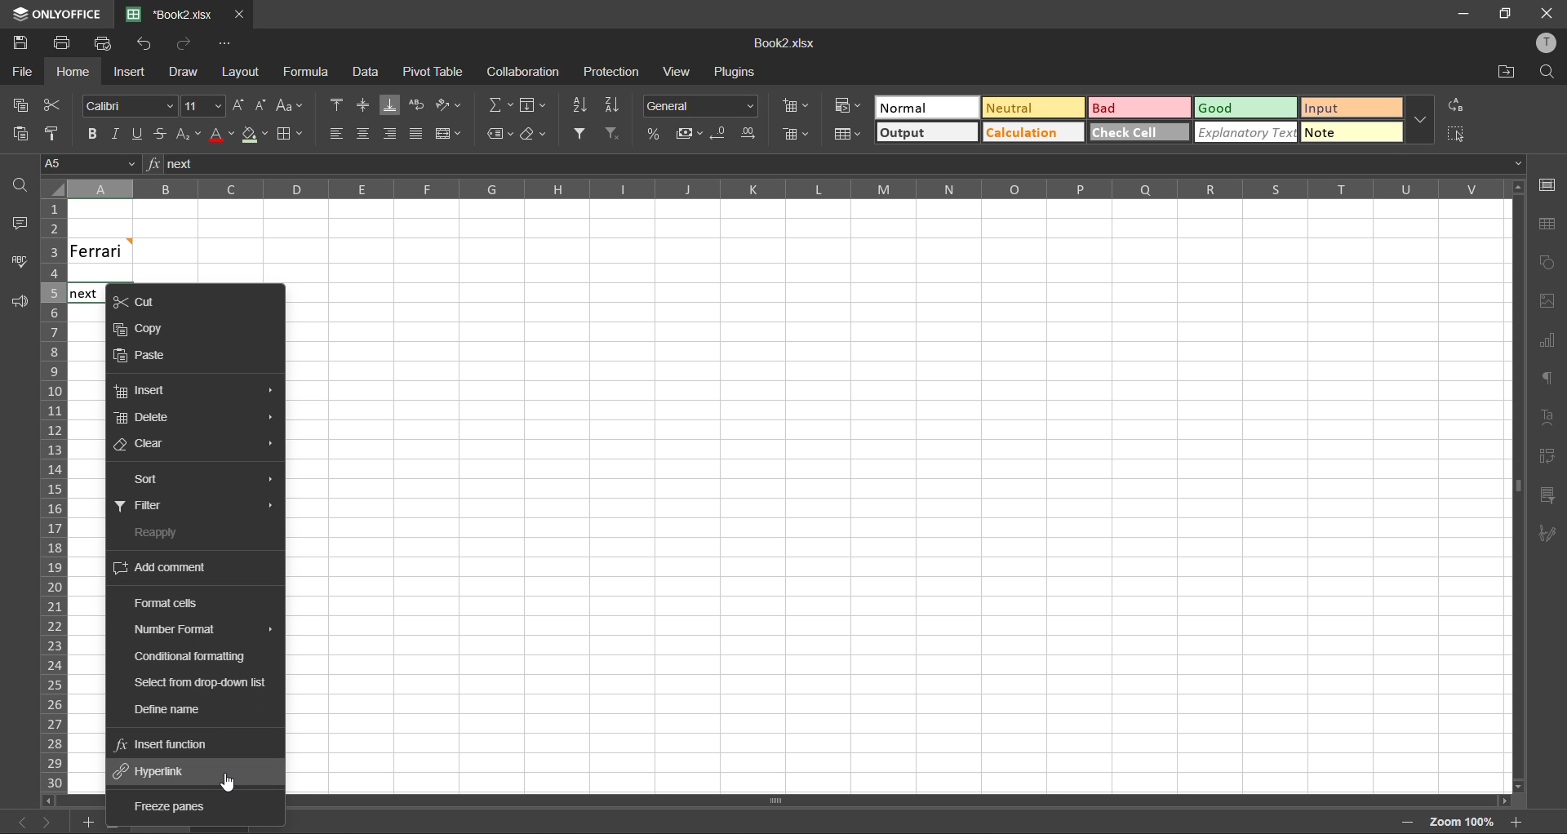 The width and height of the screenshot is (1567, 834). Describe the element at coordinates (579, 132) in the screenshot. I see `filter` at that location.